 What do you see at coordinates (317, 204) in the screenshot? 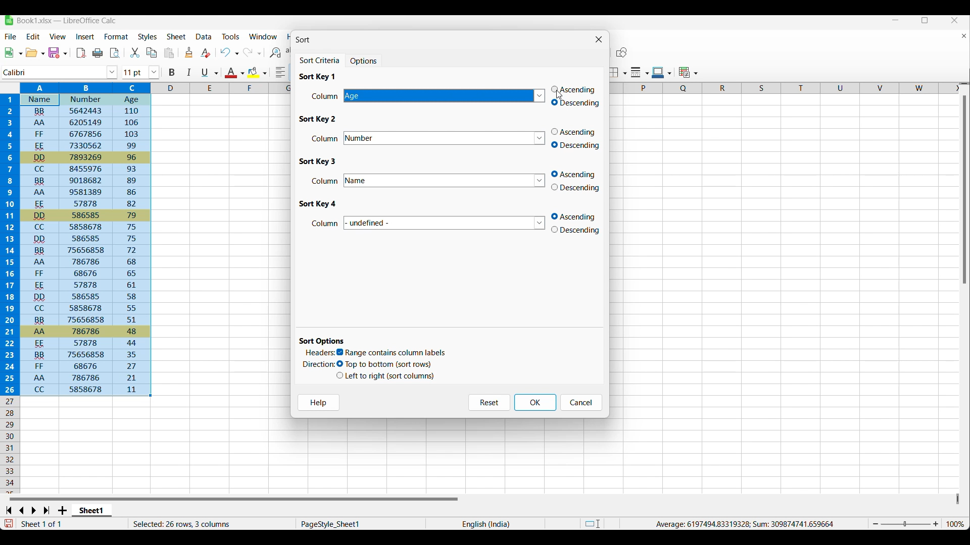
I see `Sort 4` at bounding box center [317, 204].